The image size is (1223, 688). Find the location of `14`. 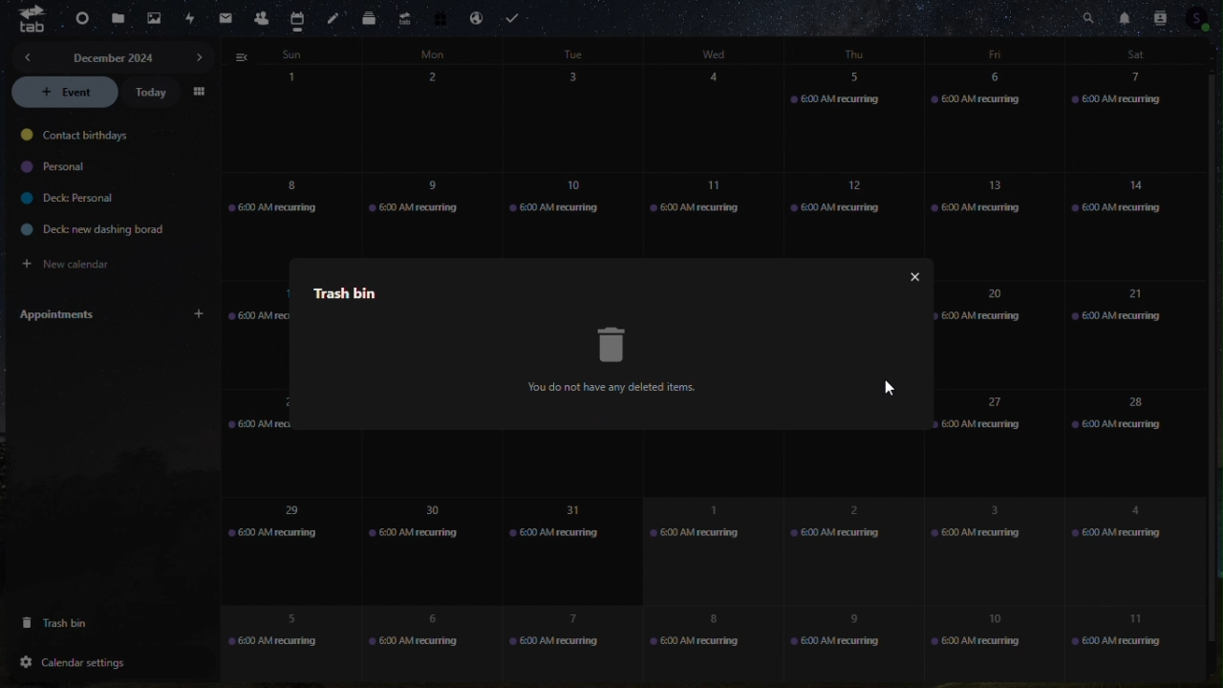

14 is located at coordinates (1136, 225).